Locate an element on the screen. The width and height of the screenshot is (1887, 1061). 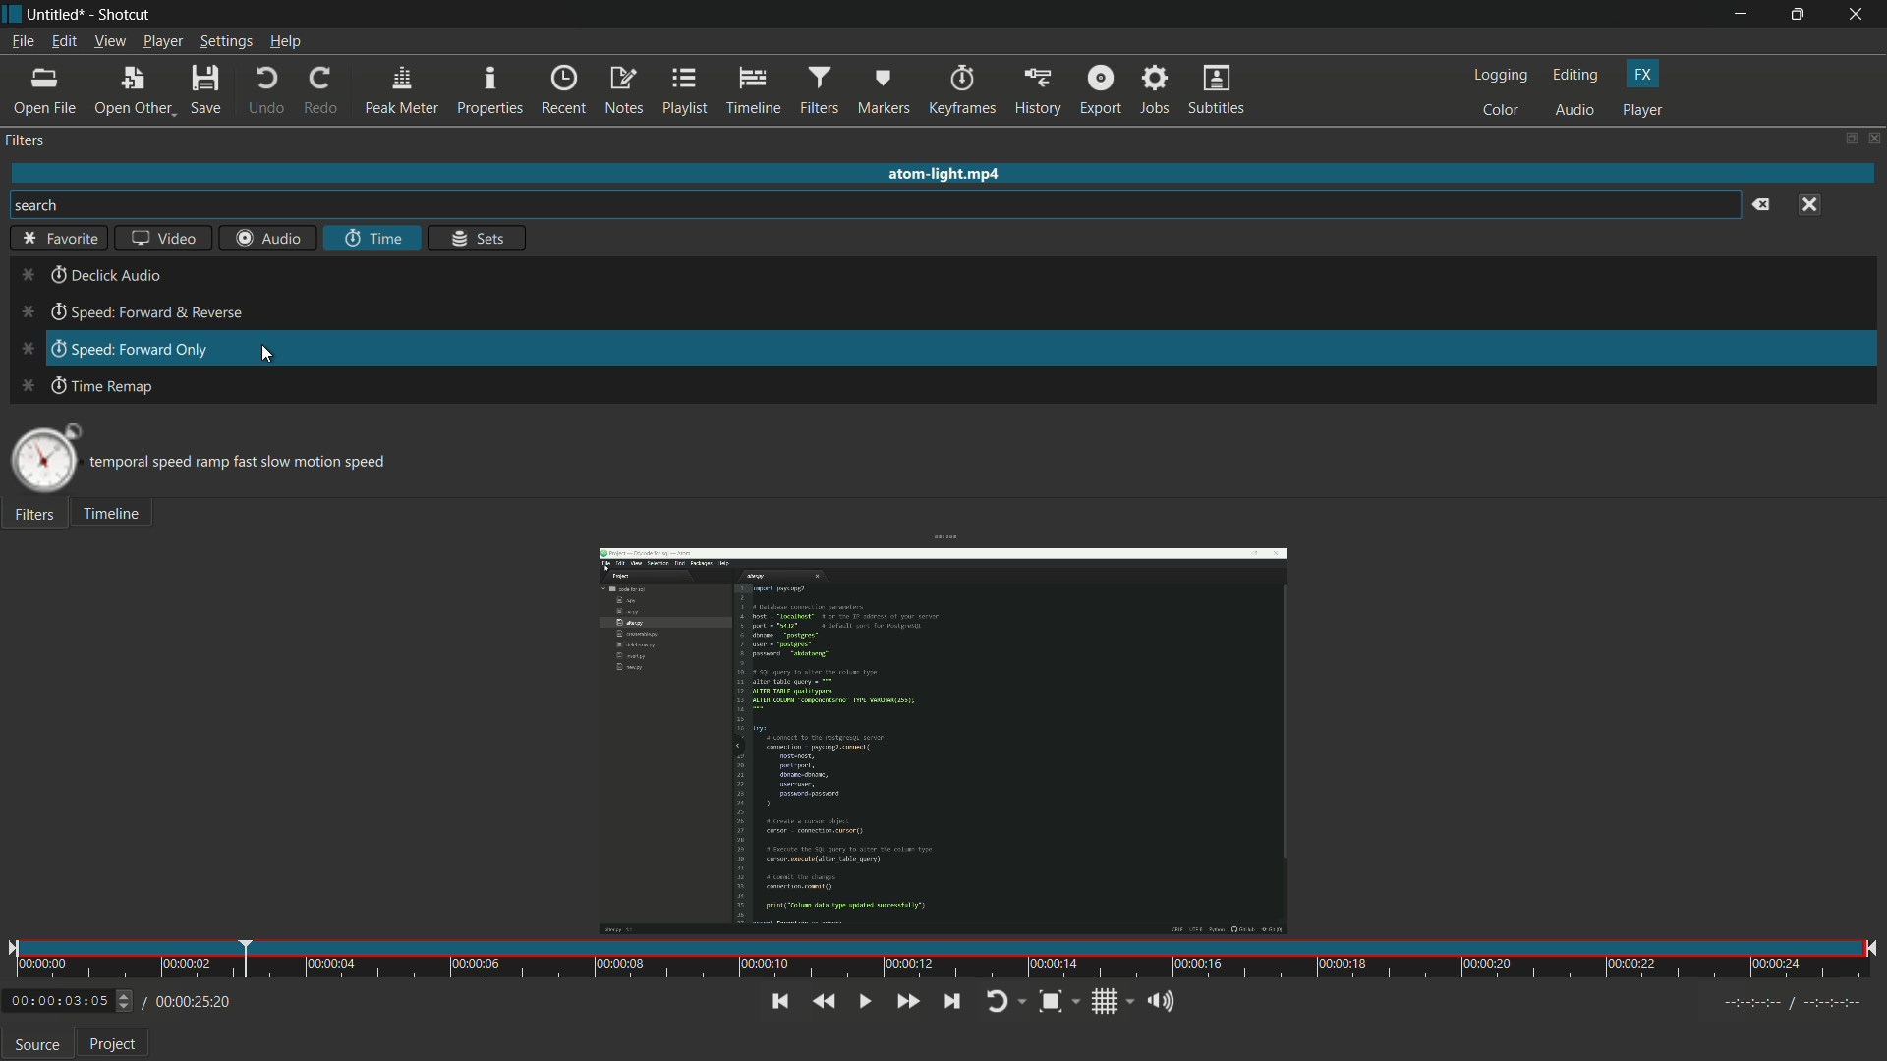
playlist is located at coordinates (687, 91).